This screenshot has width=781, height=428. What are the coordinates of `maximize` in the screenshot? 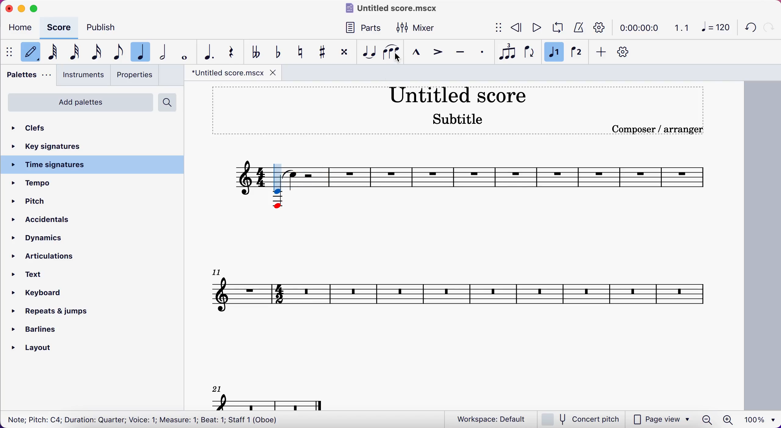 It's located at (38, 9).